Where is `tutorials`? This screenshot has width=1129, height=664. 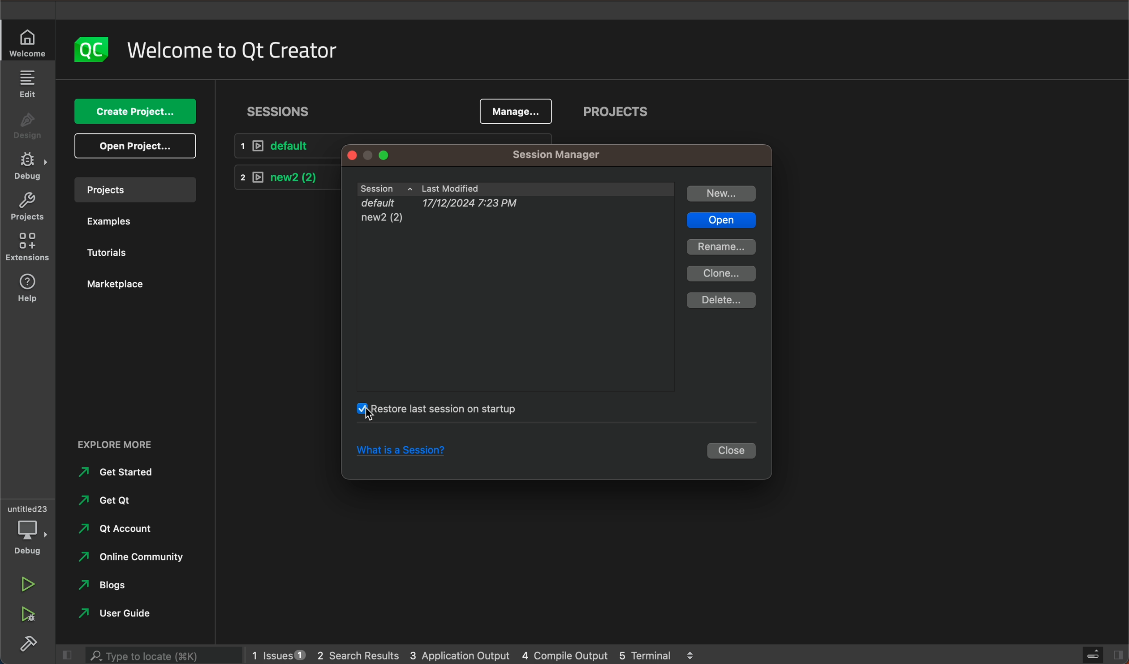 tutorials is located at coordinates (108, 254).